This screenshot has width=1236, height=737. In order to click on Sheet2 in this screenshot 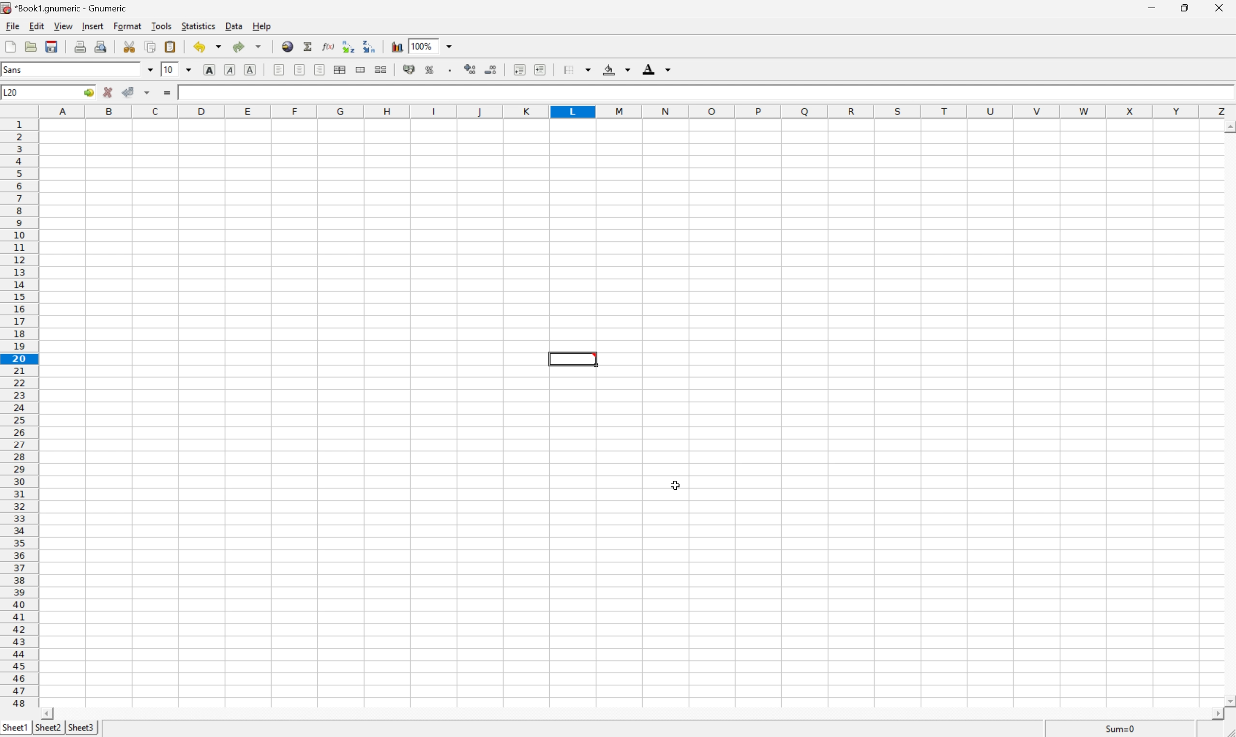, I will do `click(79, 728)`.